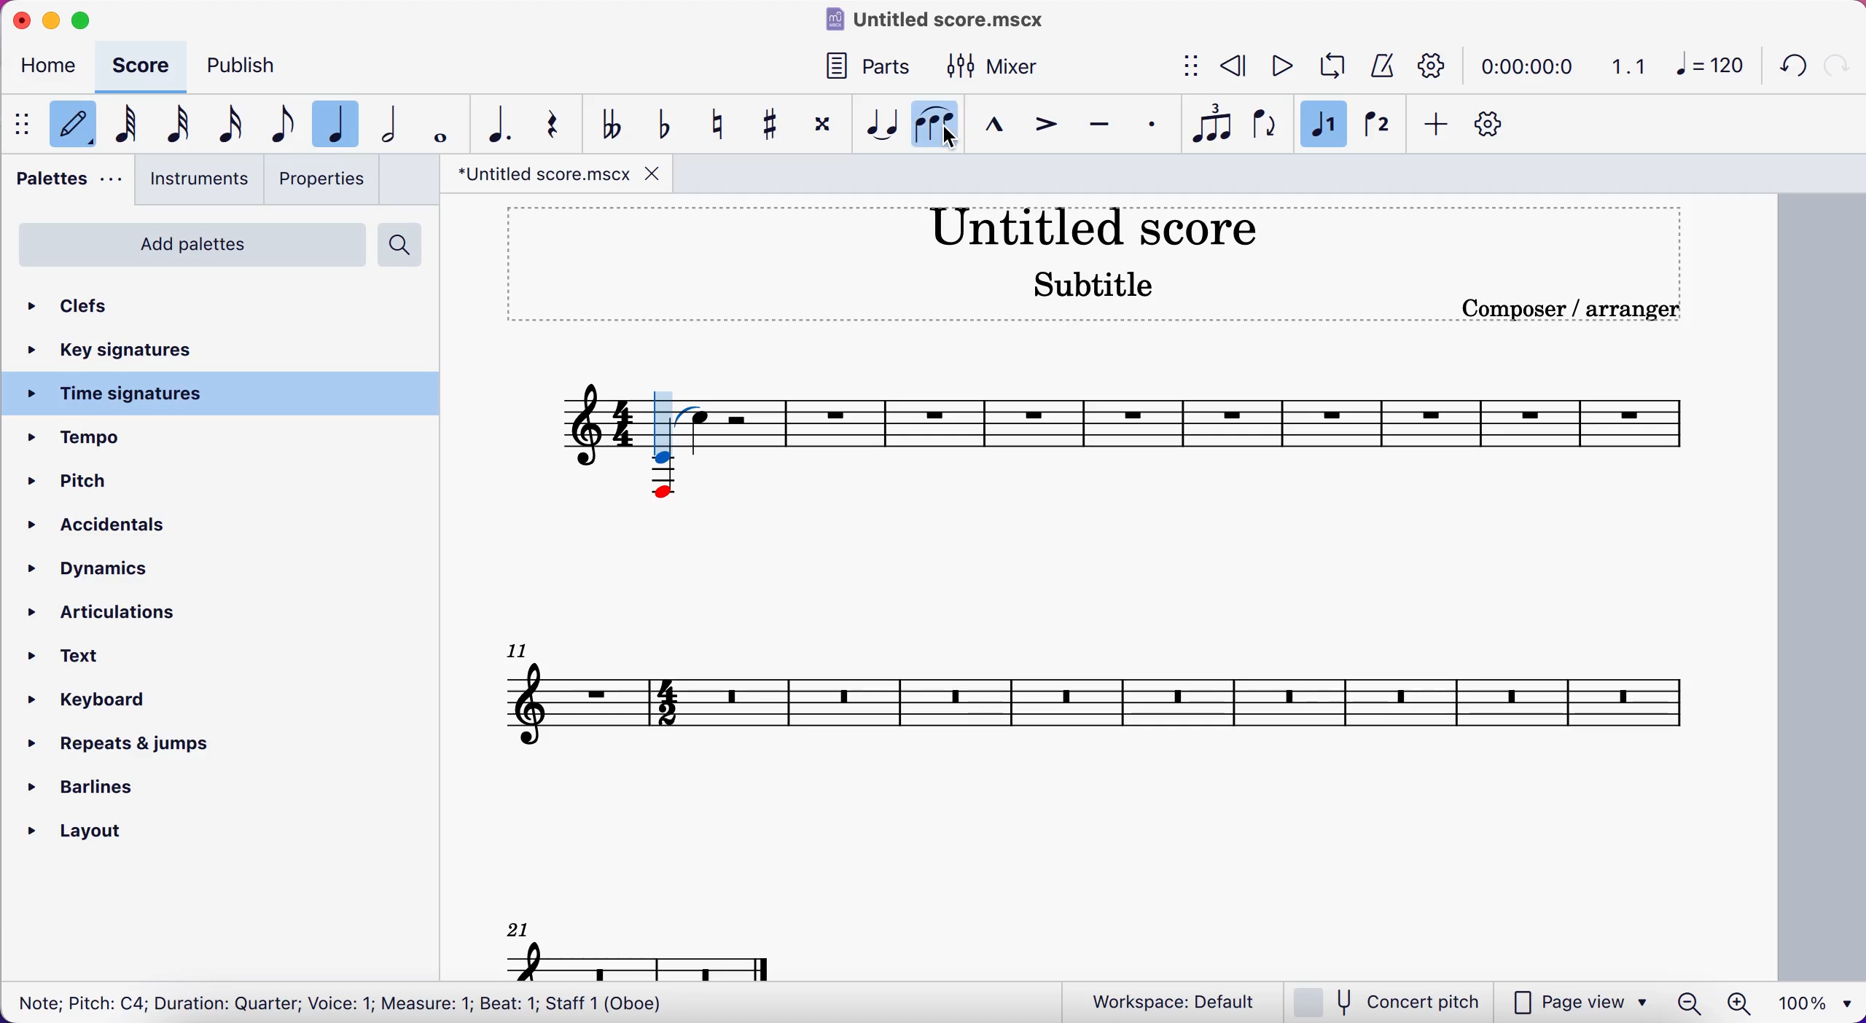 This screenshot has height=1023, width=1866. What do you see at coordinates (614, 123) in the screenshot?
I see `toggle double flat` at bounding box center [614, 123].